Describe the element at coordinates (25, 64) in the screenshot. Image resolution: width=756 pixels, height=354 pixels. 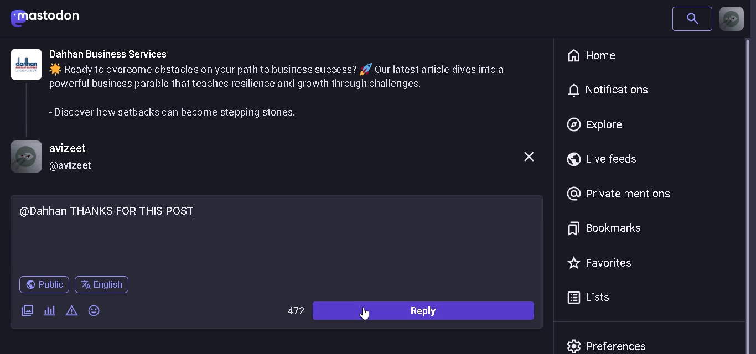
I see `Logo` at that location.